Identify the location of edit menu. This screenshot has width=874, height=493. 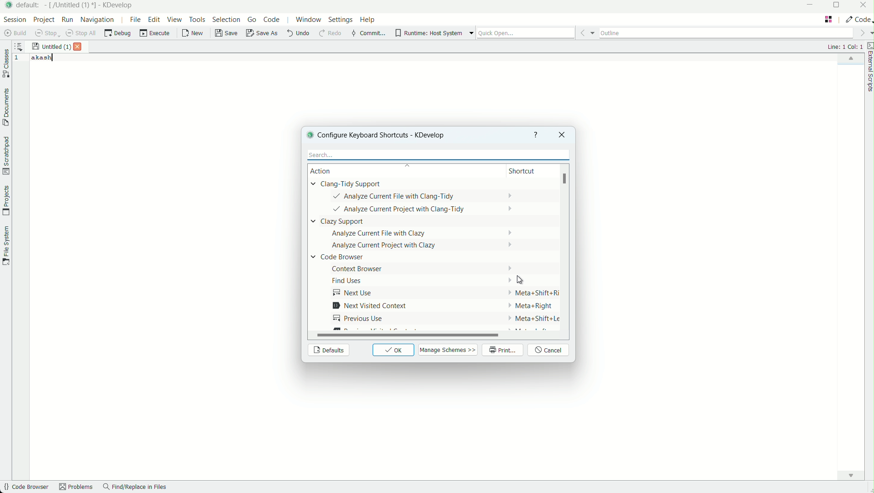
(154, 19).